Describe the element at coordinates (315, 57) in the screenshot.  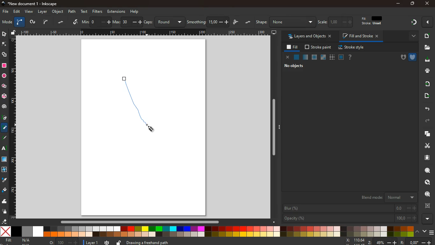
I see `opacity` at that location.